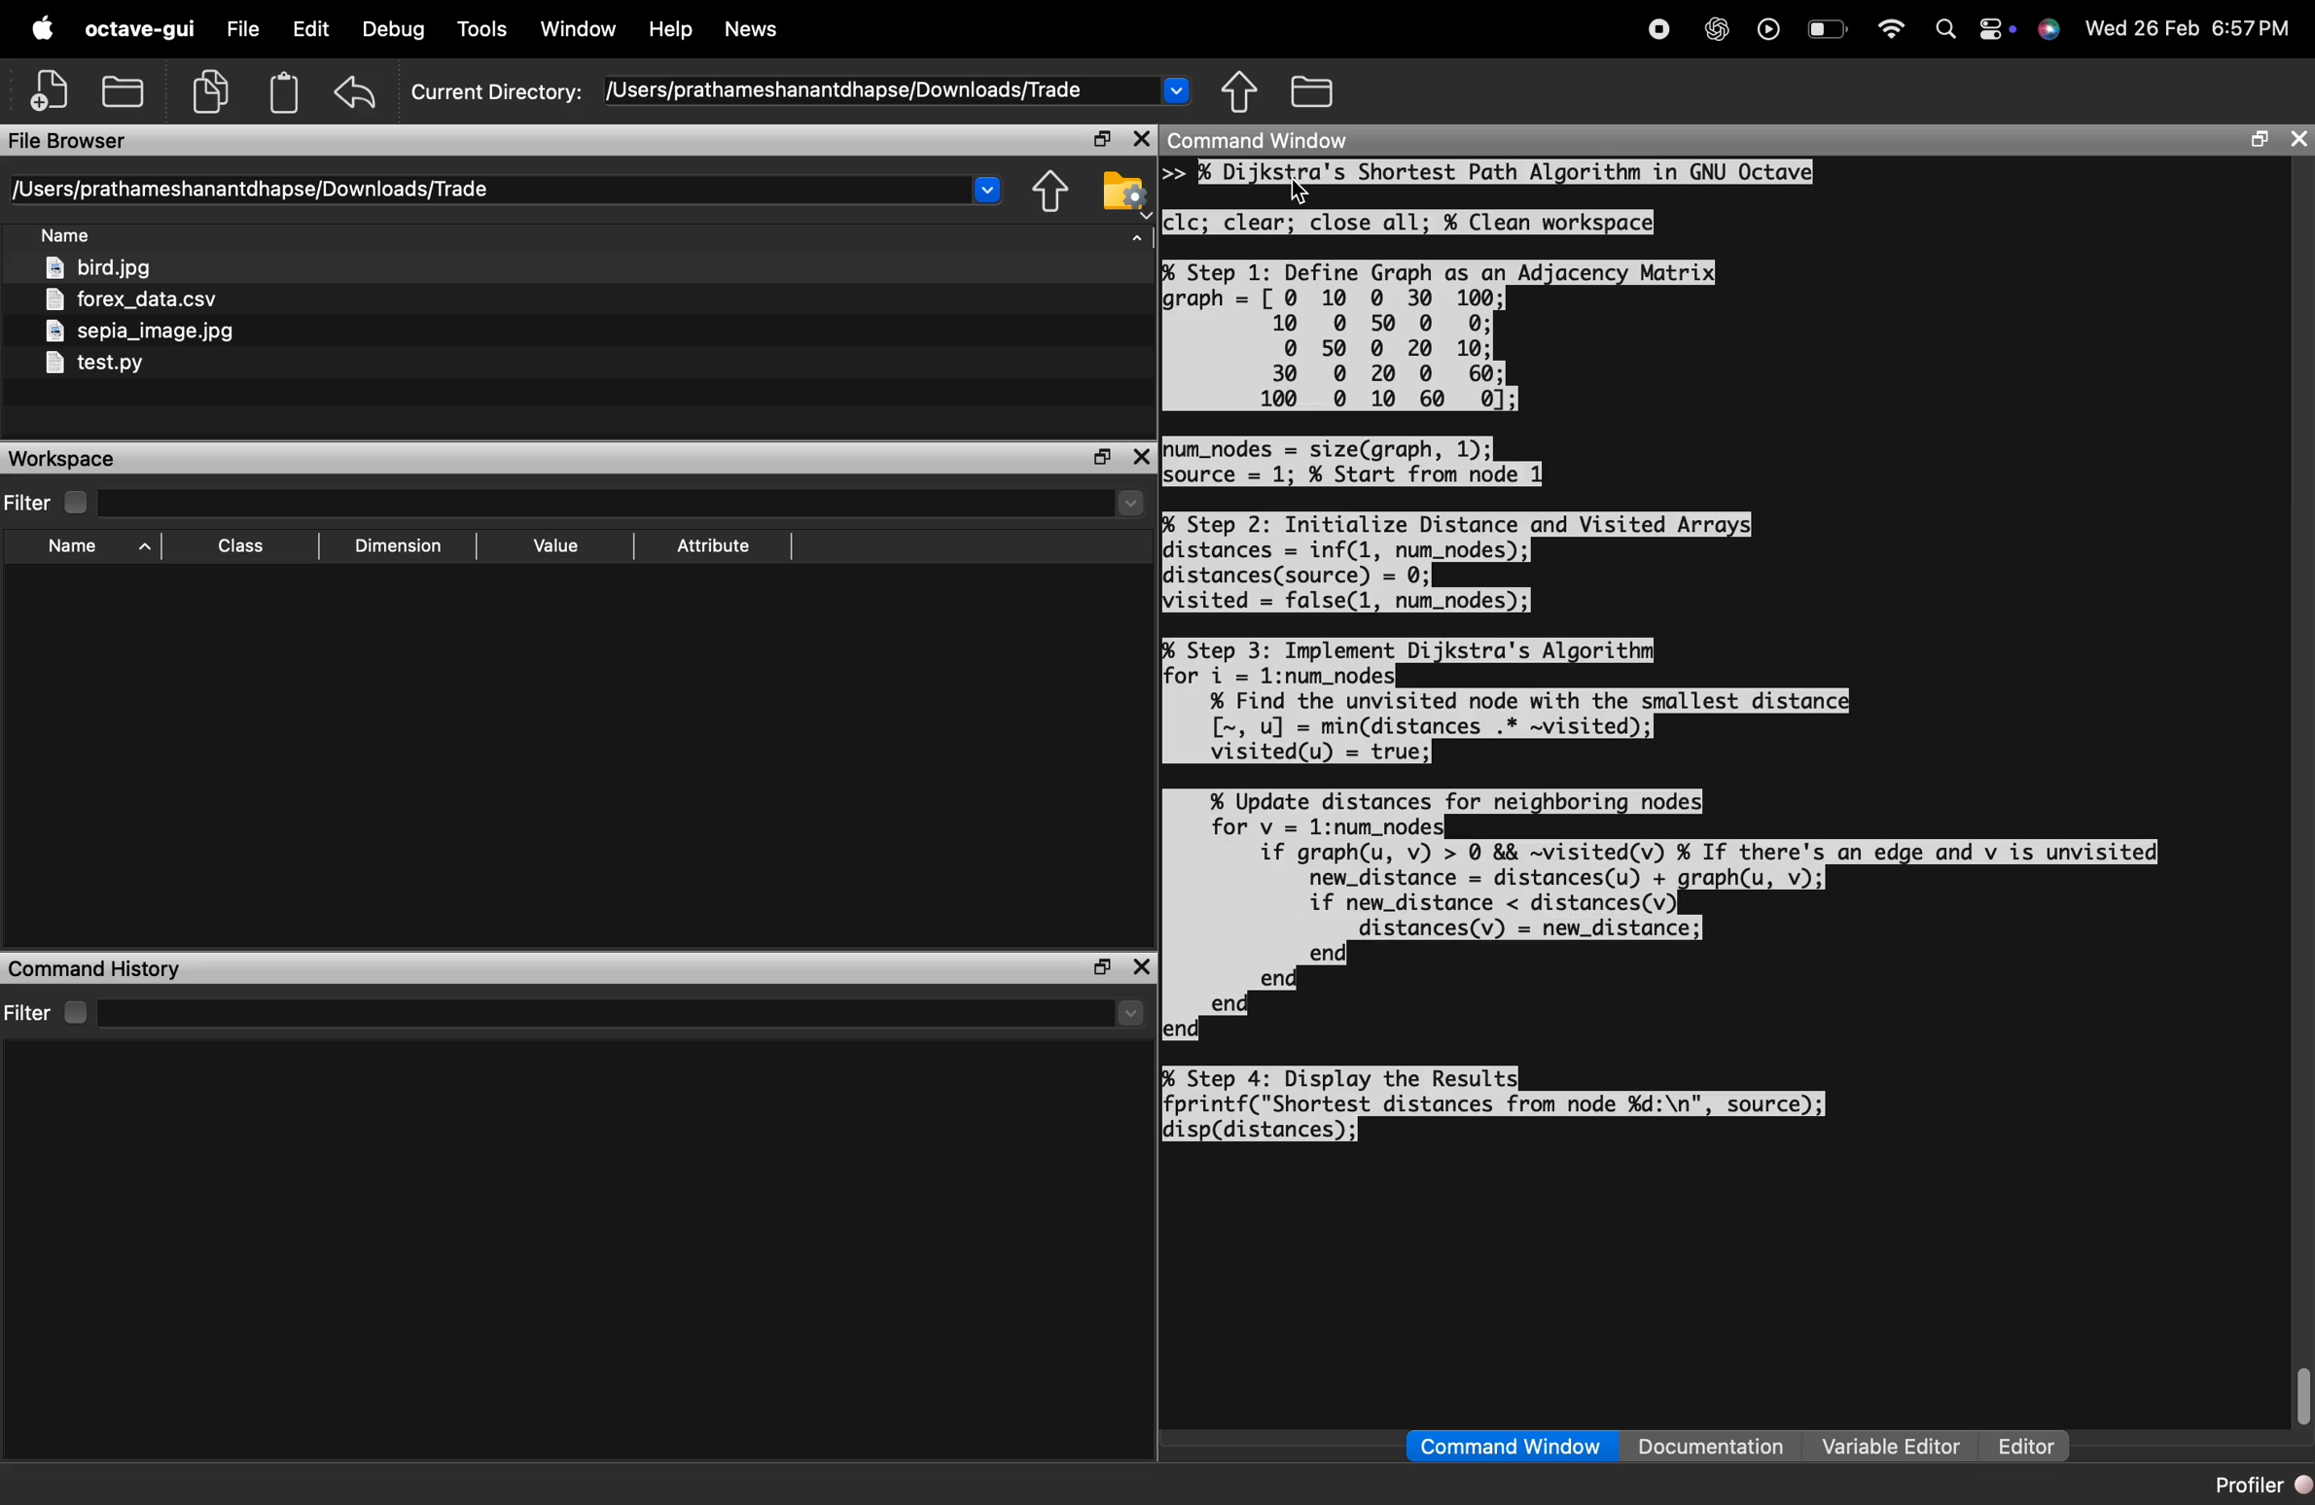  I want to click on sort by attribute, so click(719, 546).